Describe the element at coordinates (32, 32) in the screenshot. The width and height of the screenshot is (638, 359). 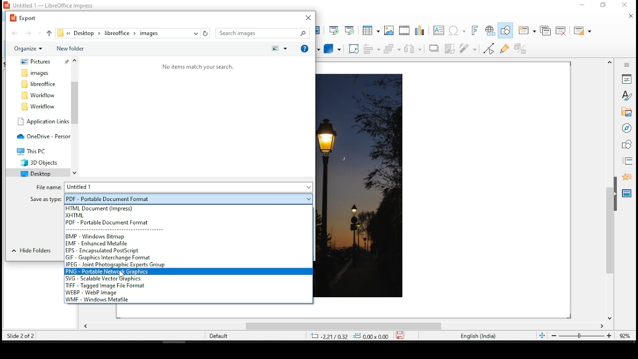
I see `forward` at that location.